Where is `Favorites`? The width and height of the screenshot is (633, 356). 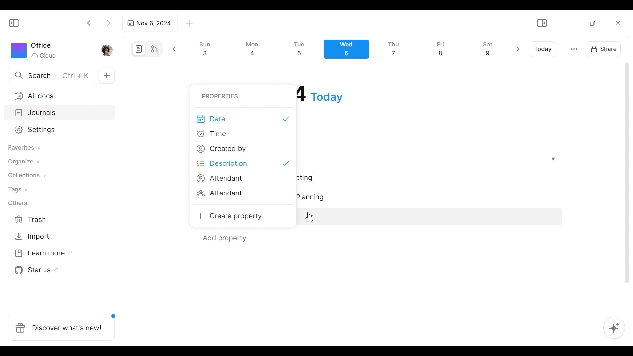
Favorites is located at coordinates (23, 148).